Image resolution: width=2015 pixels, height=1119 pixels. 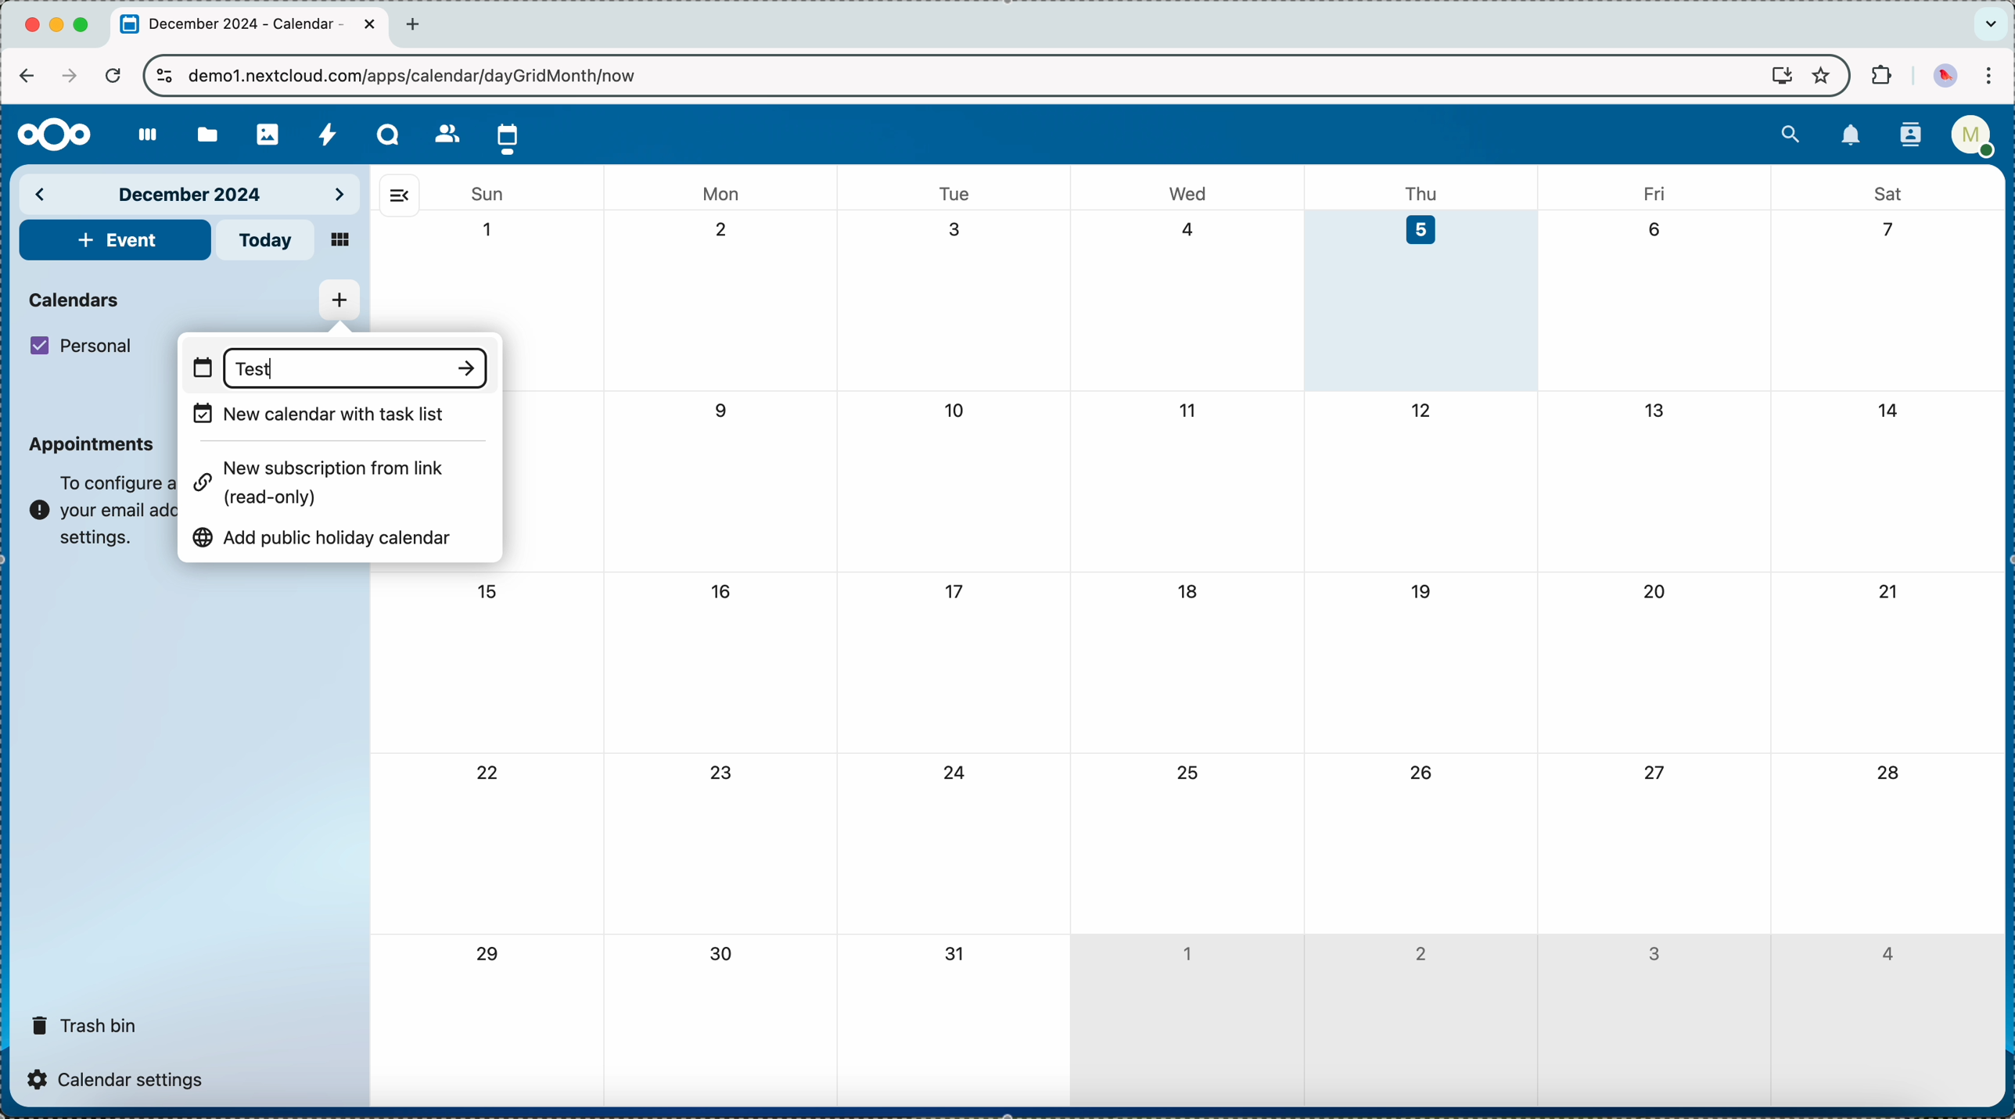 What do you see at coordinates (727, 231) in the screenshot?
I see `2` at bounding box center [727, 231].